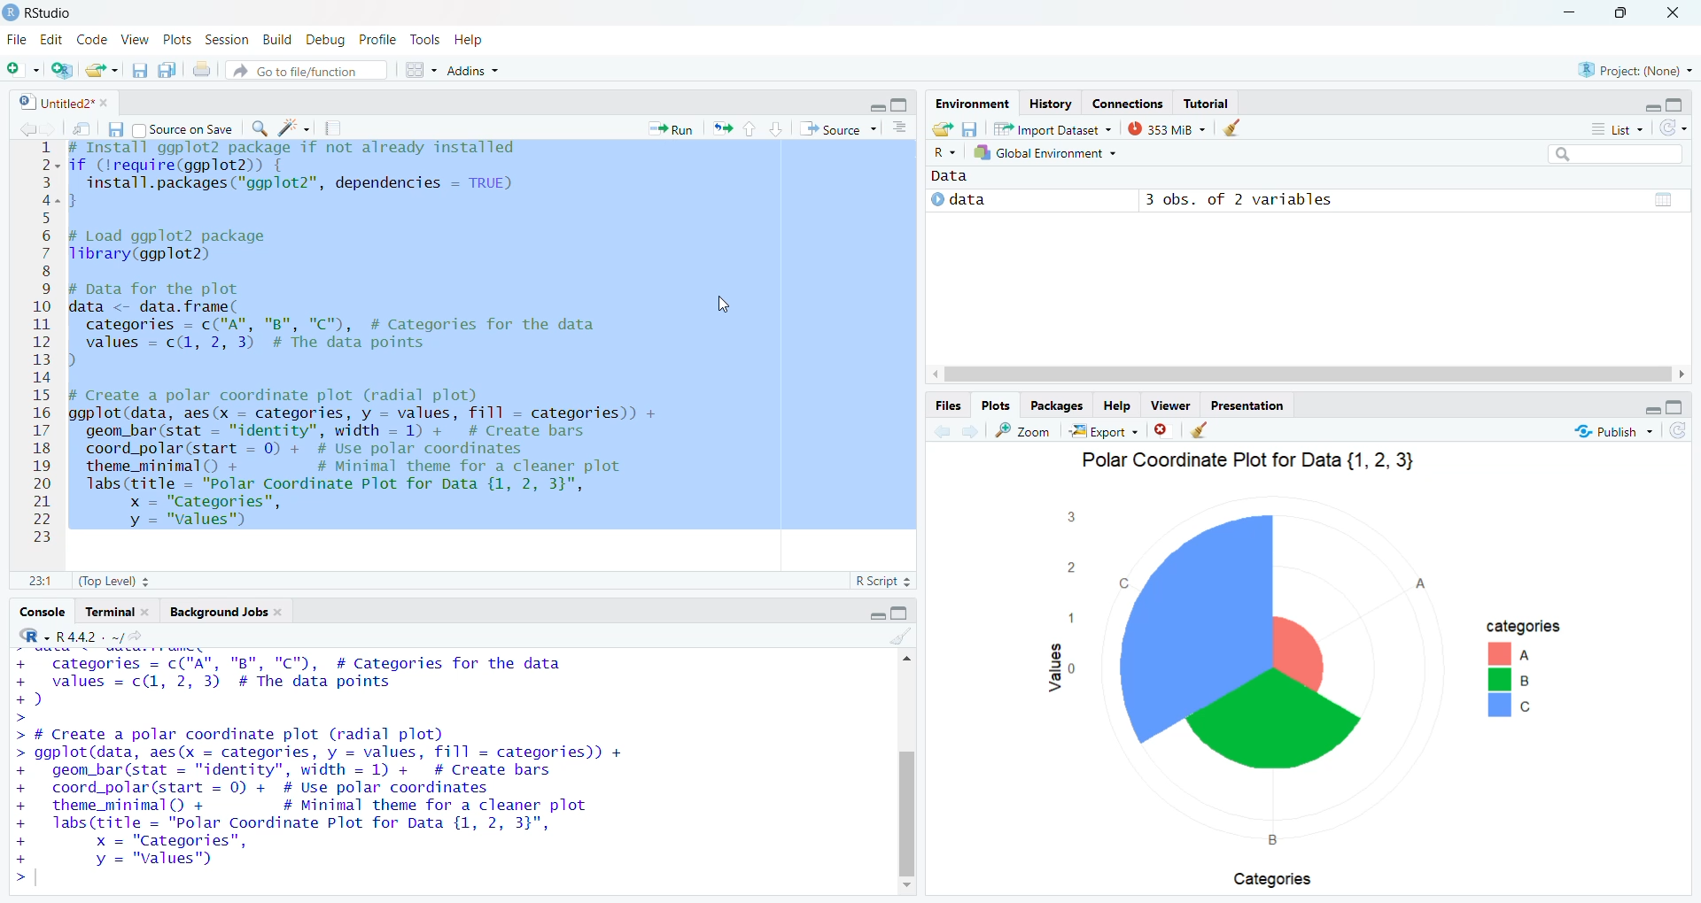 The height and width of the screenshot is (903, 1701). What do you see at coordinates (975, 433) in the screenshot?
I see `go forward` at bounding box center [975, 433].